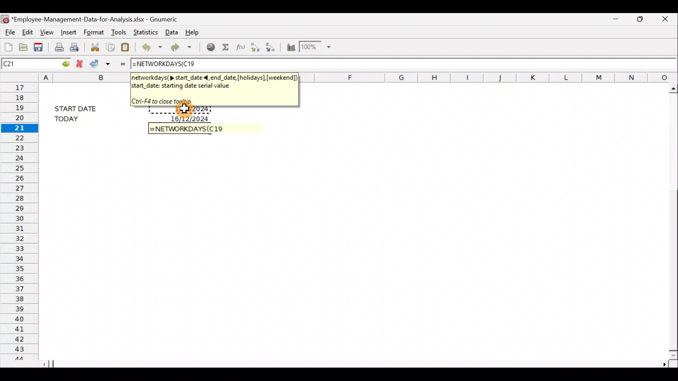 The image size is (678, 381). I want to click on Cut the selection, so click(95, 46).